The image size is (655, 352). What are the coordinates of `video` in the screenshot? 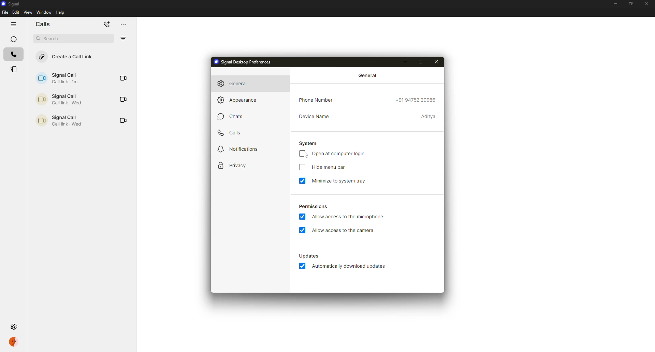 It's located at (123, 78).